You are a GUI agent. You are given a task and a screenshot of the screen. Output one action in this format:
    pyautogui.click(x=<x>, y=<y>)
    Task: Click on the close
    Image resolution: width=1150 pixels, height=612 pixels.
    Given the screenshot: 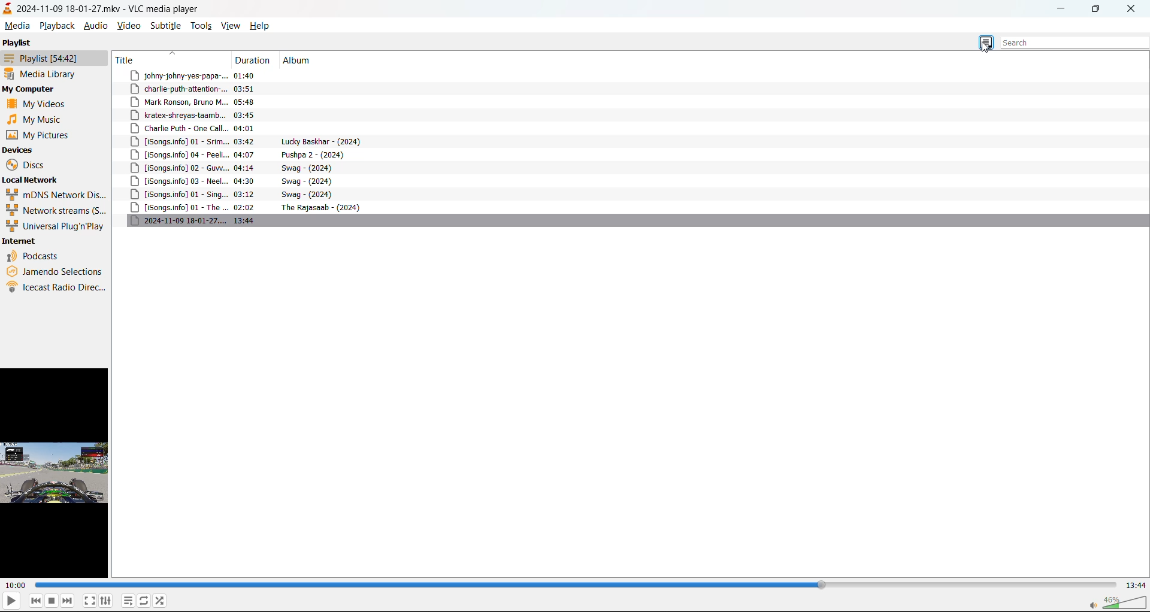 What is the action you would take?
    pyautogui.click(x=1133, y=9)
    